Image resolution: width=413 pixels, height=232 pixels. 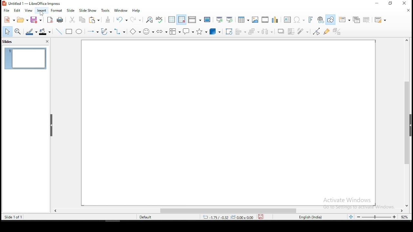 What do you see at coordinates (327, 31) in the screenshot?
I see `show gluepoint functions` at bounding box center [327, 31].